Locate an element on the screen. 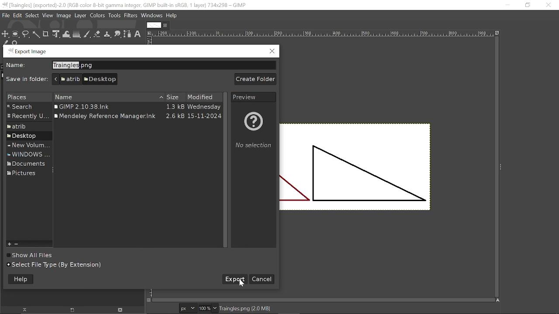 Image resolution: width=559 pixels, height=314 pixels. Ellipse select tool is located at coordinates (16, 34).